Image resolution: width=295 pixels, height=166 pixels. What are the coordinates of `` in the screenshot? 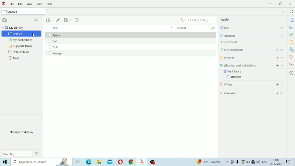 It's located at (264, 162).